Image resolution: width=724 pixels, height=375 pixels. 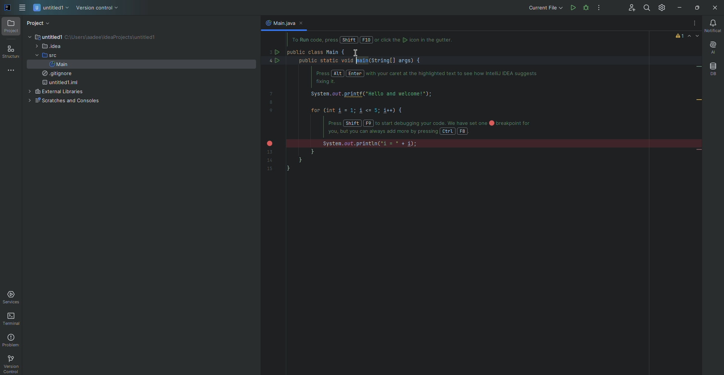 I want to click on close, so click(x=304, y=23).